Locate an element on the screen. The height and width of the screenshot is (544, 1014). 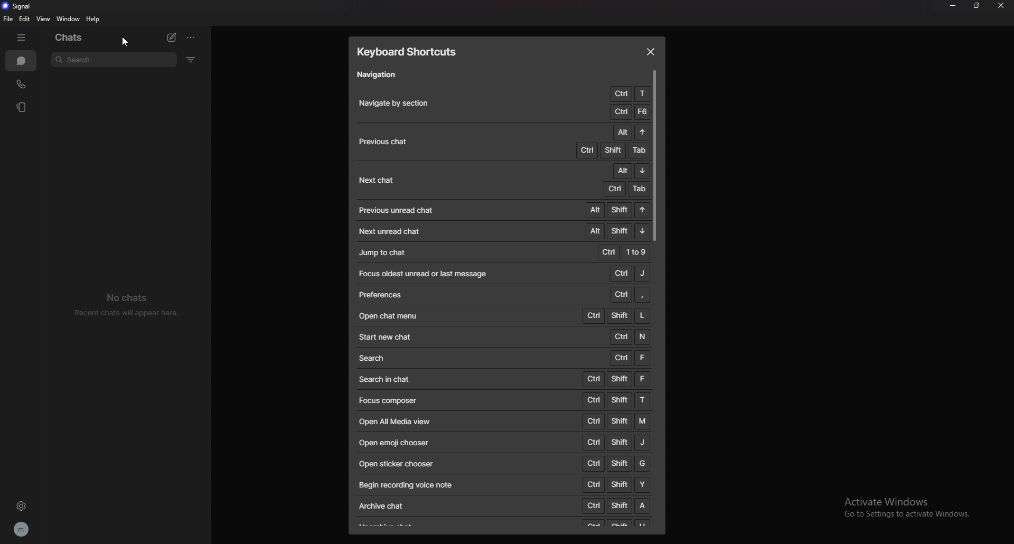
CTRL + TAB is located at coordinates (624, 189).